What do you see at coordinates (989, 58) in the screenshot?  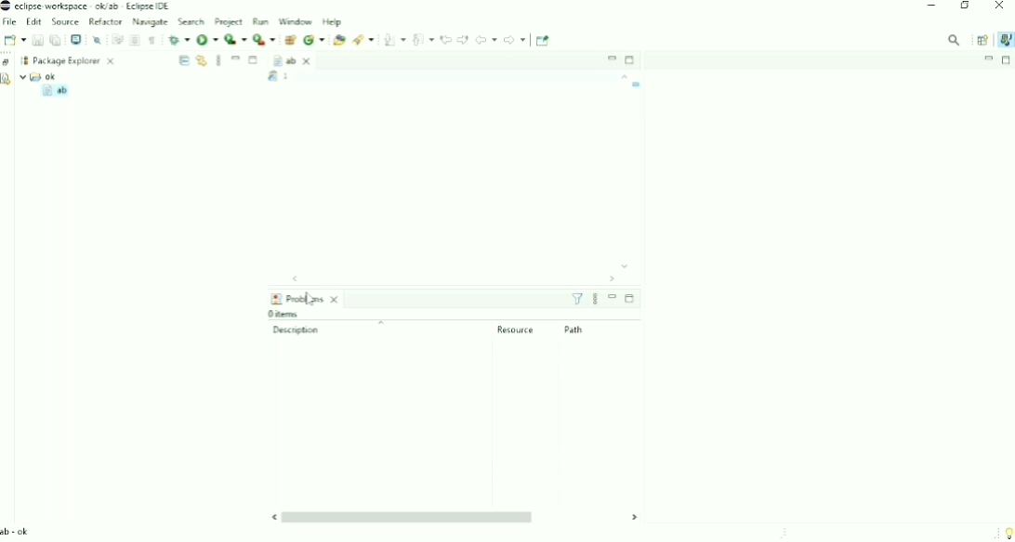 I see `Minimize` at bounding box center [989, 58].